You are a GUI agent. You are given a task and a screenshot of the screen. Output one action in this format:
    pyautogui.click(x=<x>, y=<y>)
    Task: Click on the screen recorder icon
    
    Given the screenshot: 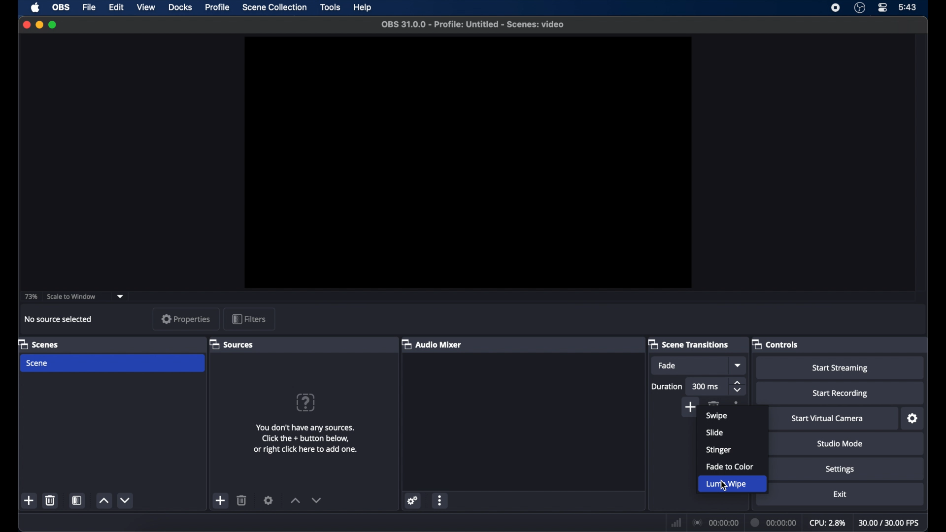 What is the action you would take?
    pyautogui.click(x=835, y=8)
    